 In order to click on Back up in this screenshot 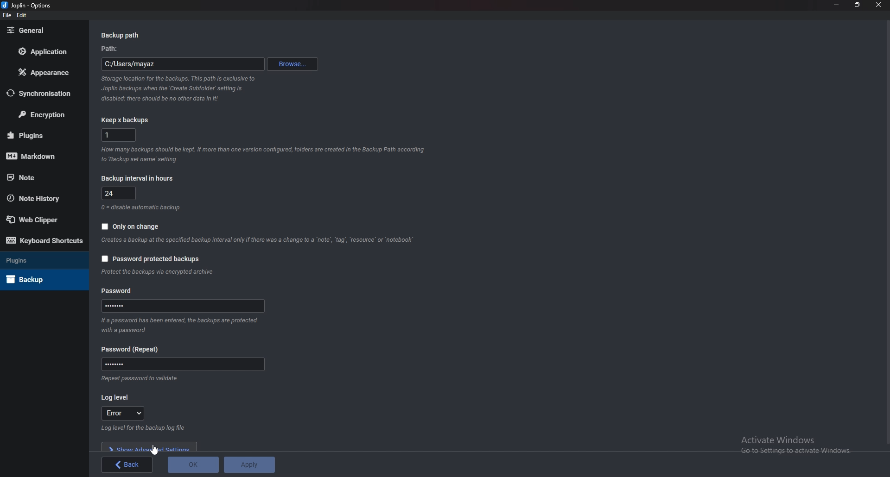, I will do `click(34, 279)`.